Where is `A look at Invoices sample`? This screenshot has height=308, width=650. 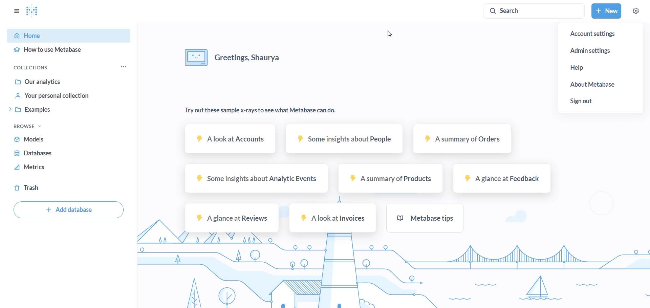 A look at Invoices sample is located at coordinates (332, 218).